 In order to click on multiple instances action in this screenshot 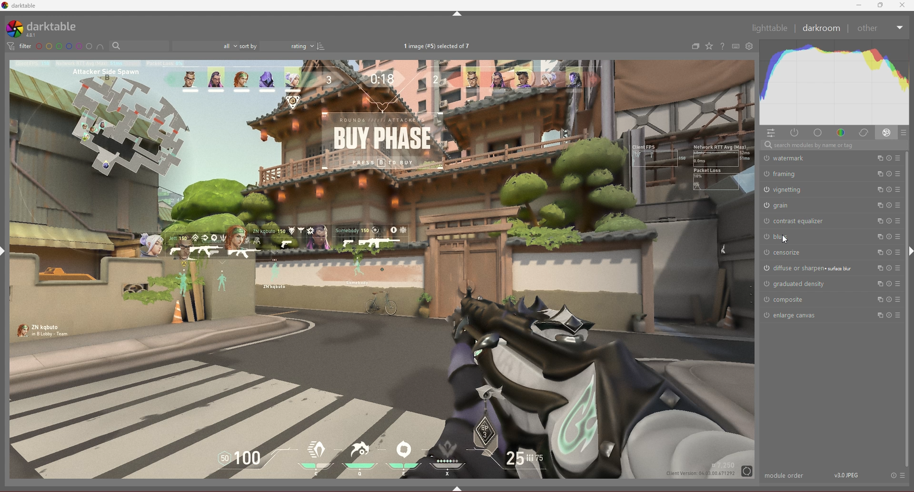, I will do `click(877, 175)`.